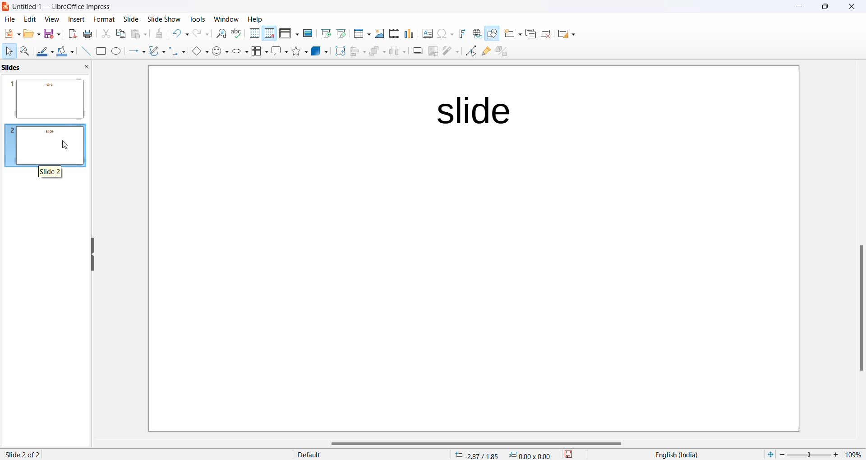  Describe the element at coordinates (569, 33) in the screenshot. I see `Slide layout` at that location.